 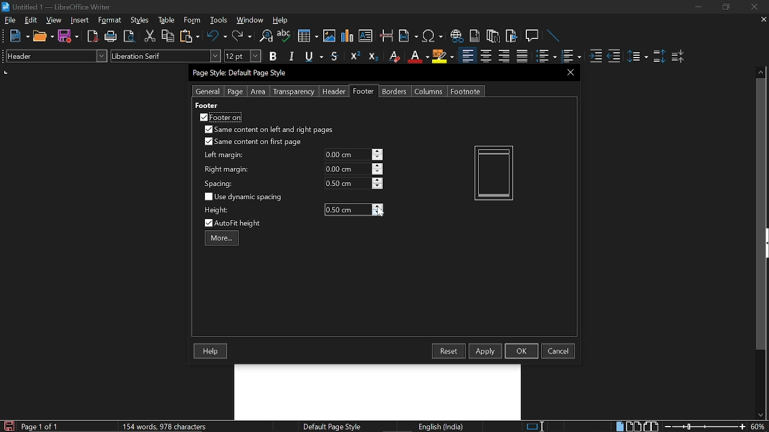 What do you see at coordinates (538, 427) in the screenshot?
I see `Standard seleciton` at bounding box center [538, 427].